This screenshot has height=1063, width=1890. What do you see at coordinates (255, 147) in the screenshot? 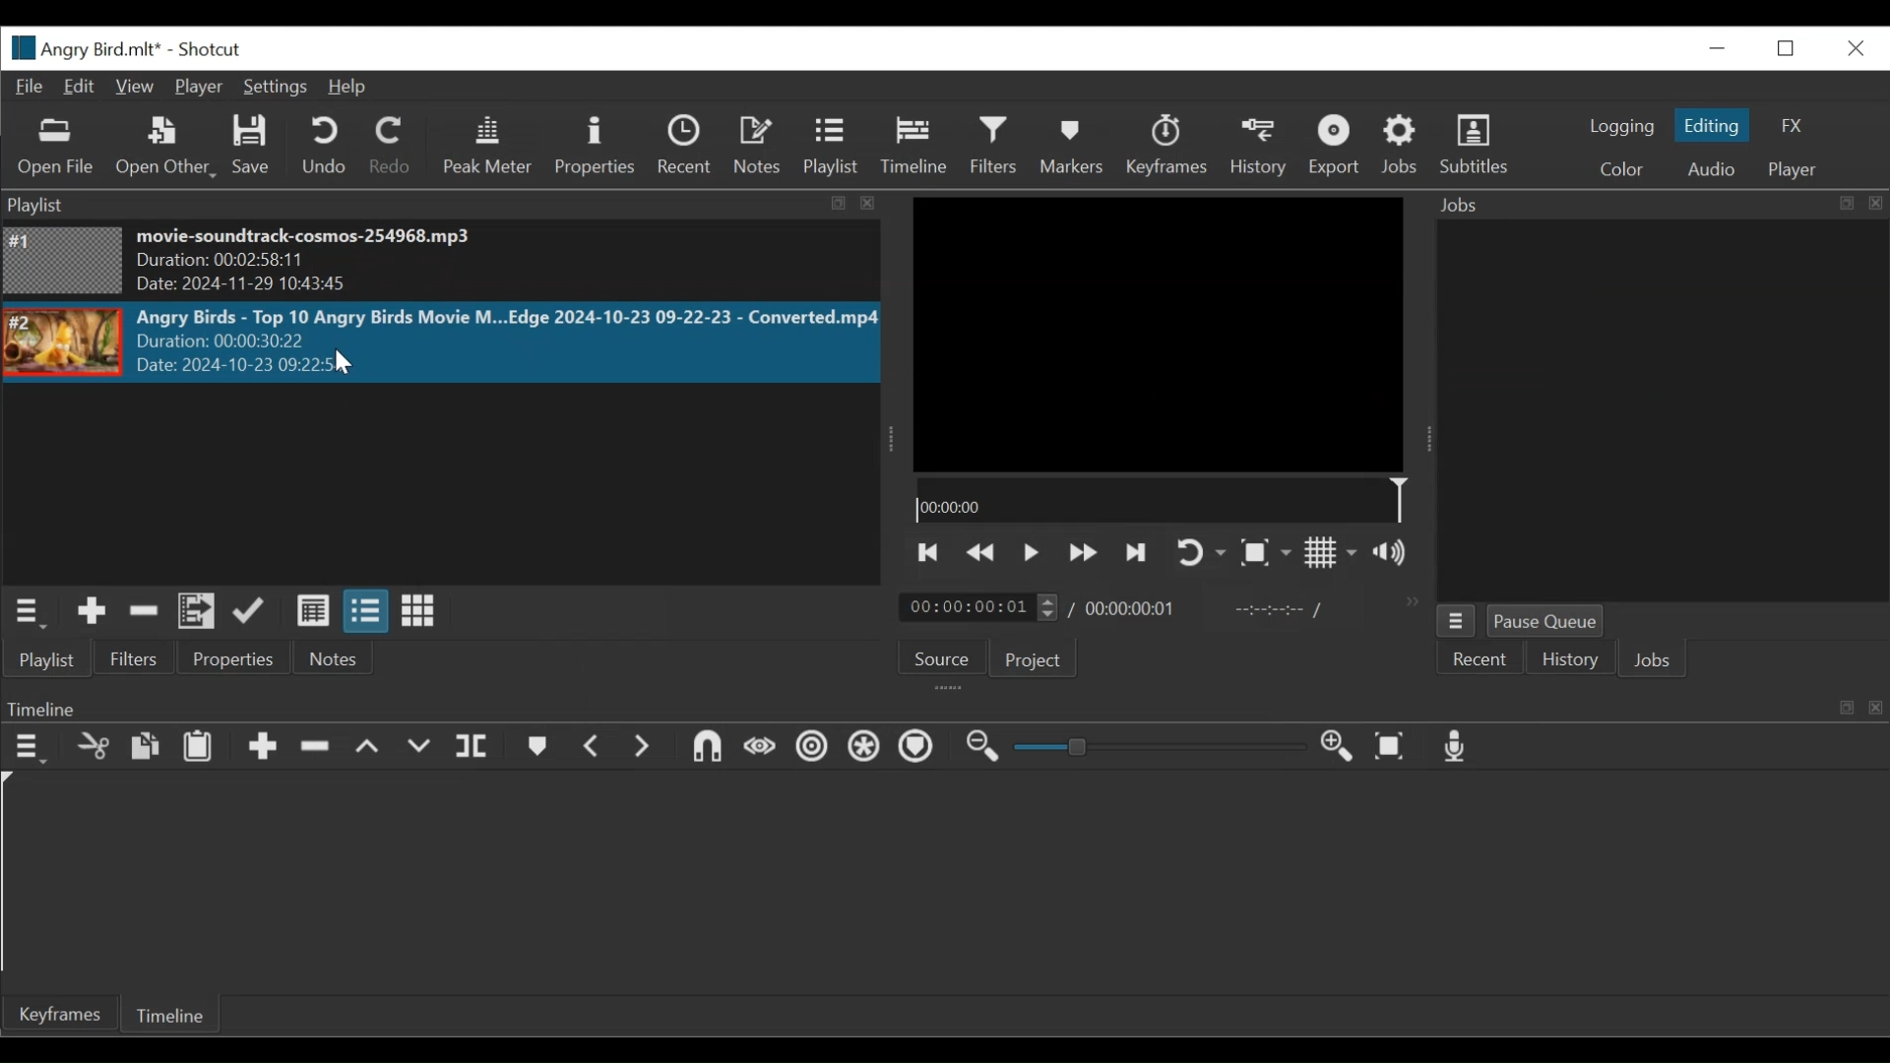
I see `Save` at bounding box center [255, 147].